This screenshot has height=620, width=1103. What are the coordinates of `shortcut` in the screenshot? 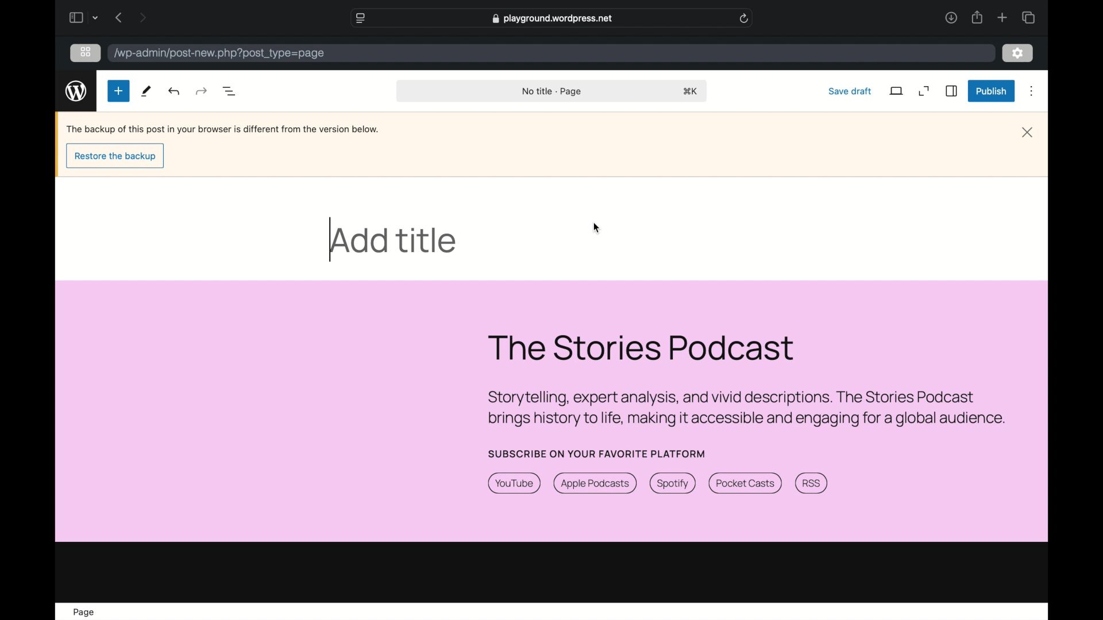 It's located at (692, 92).